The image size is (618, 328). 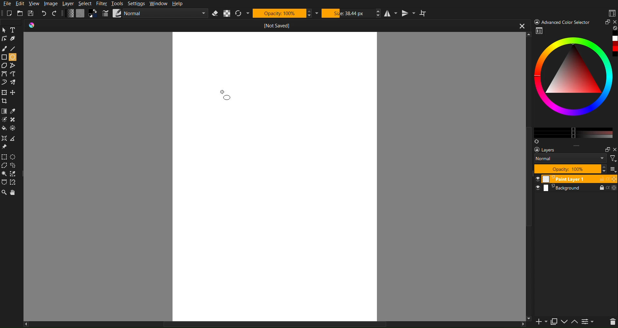 What do you see at coordinates (392, 13) in the screenshot?
I see `Horizontal Mirror` at bounding box center [392, 13].